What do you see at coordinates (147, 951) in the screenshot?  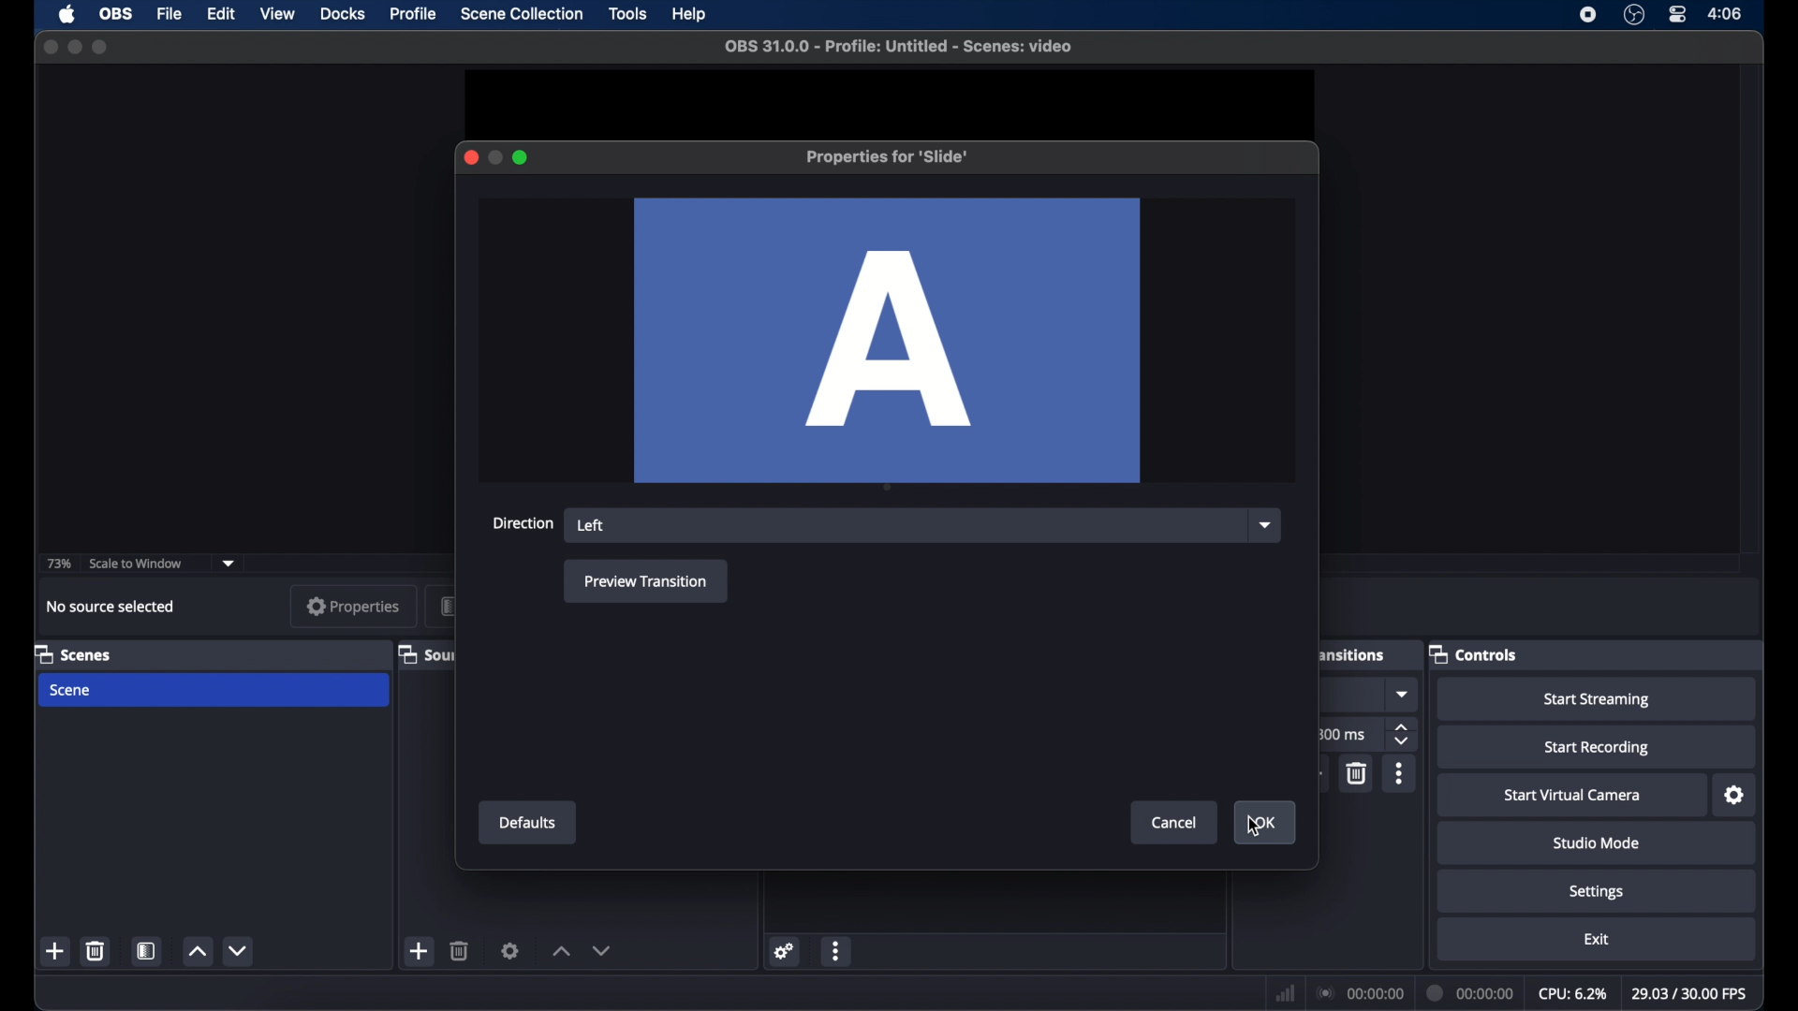 I see `scene filters` at bounding box center [147, 951].